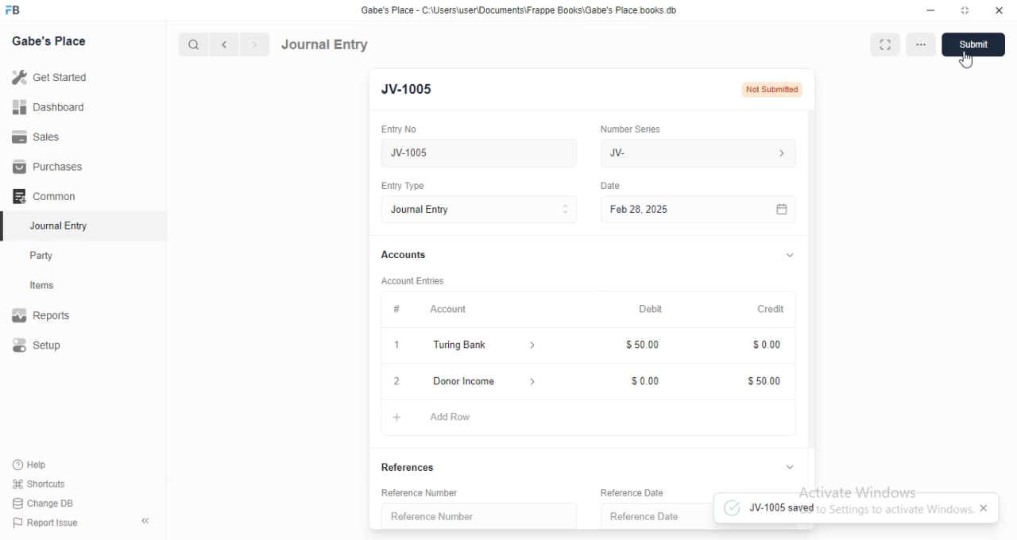 The image size is (1017, 540). What do you see at coordinates (730, 509) in the screenshot?
I see `tick mark` at bounding box center [730, 509].